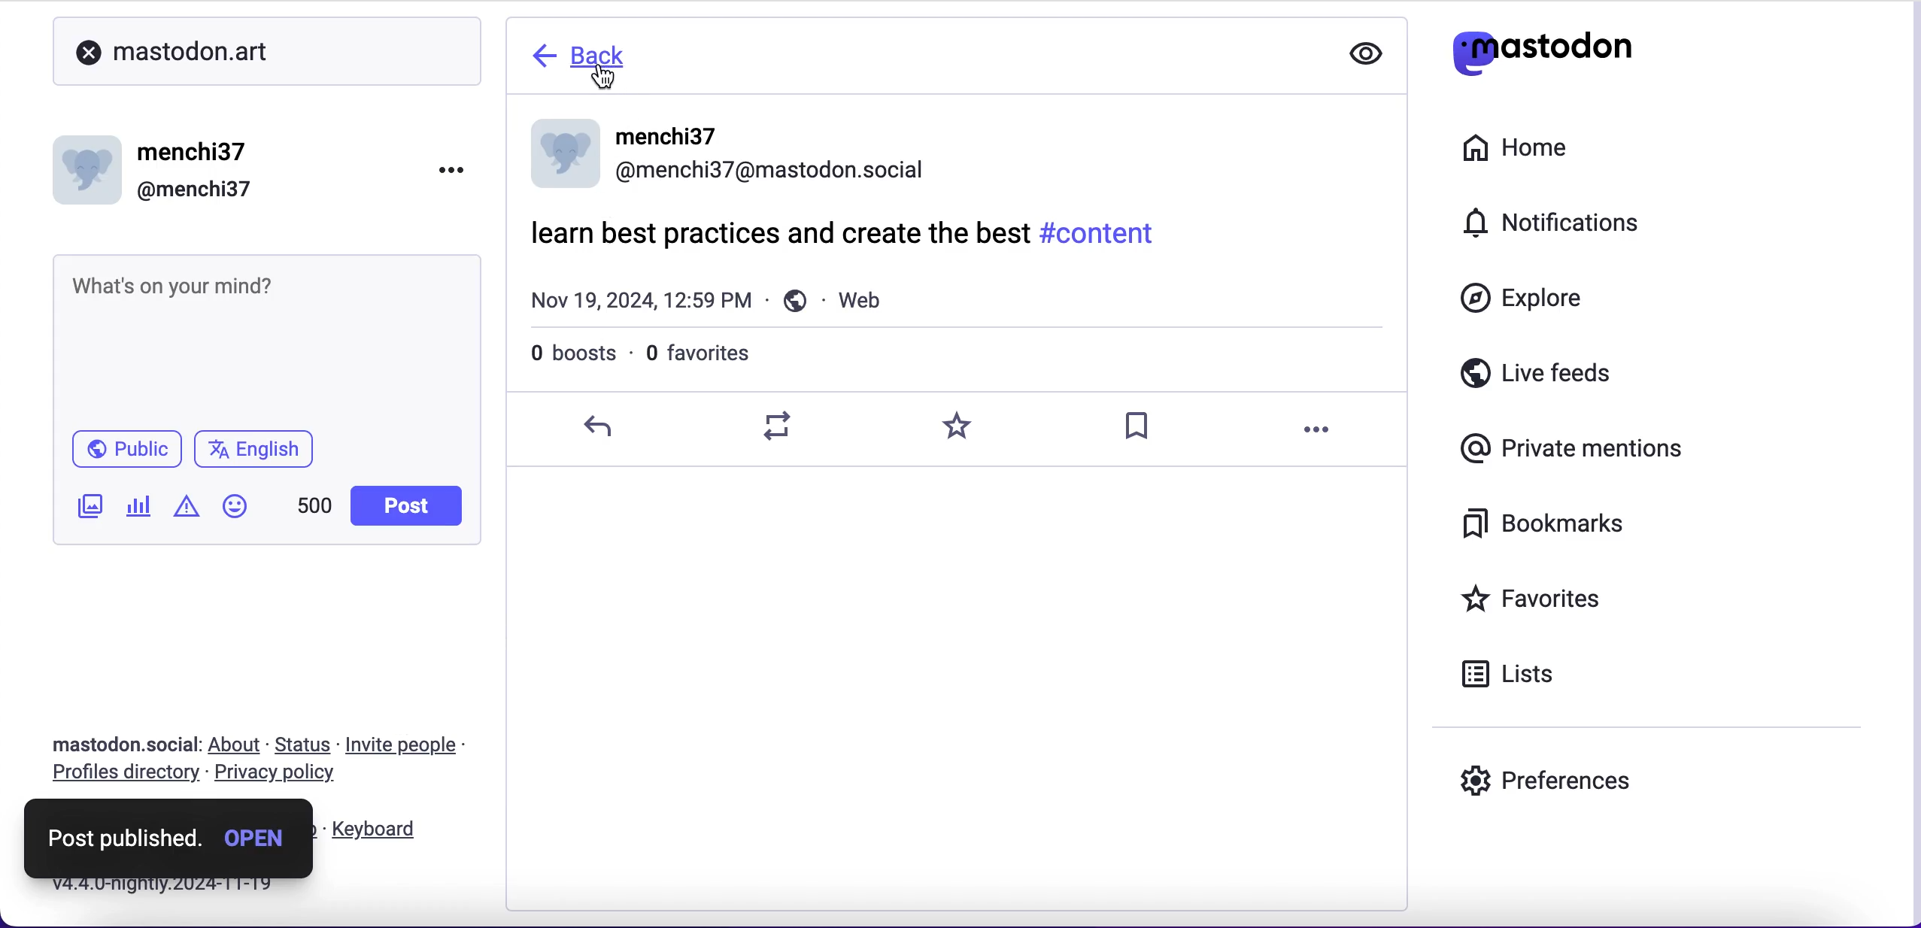 This screenshot has width=1921, height=928. I want to click on menchi37, so click(672, 138).